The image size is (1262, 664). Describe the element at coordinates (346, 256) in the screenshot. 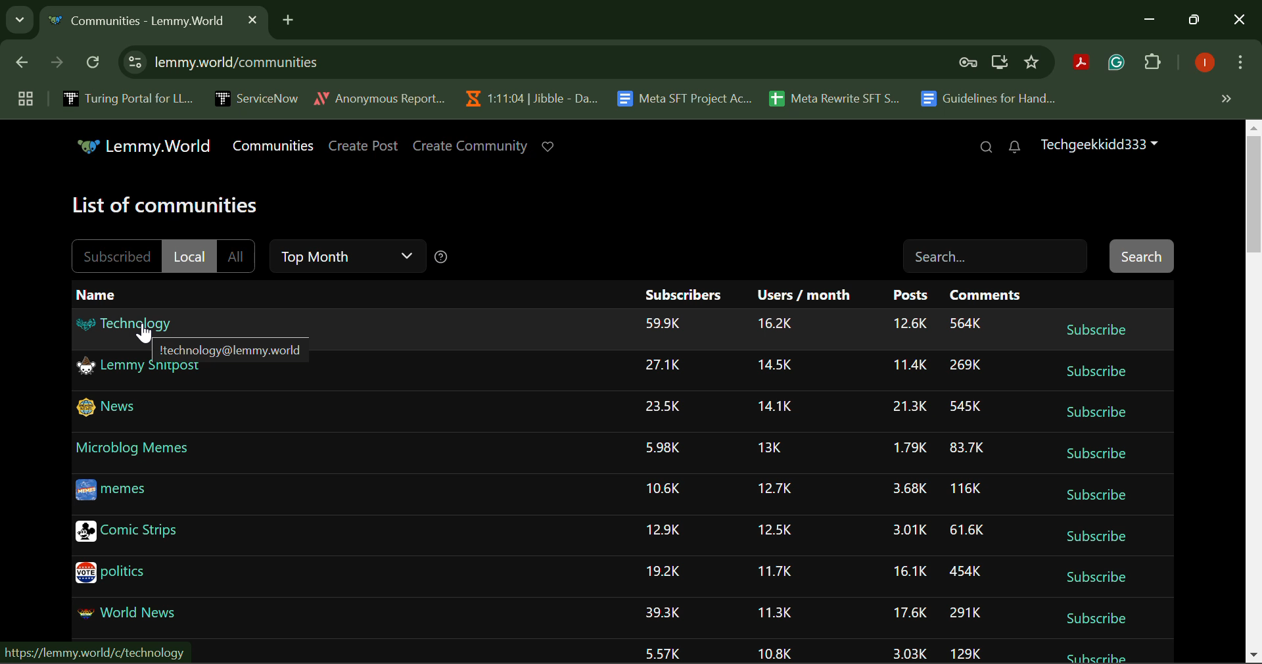

I see `Time Filter` at that location.